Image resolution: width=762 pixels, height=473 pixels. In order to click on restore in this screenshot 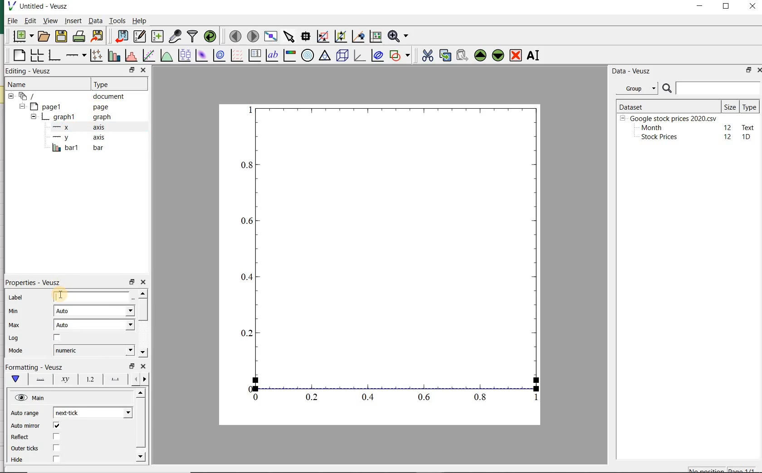, I will do `click(132, 366)`.